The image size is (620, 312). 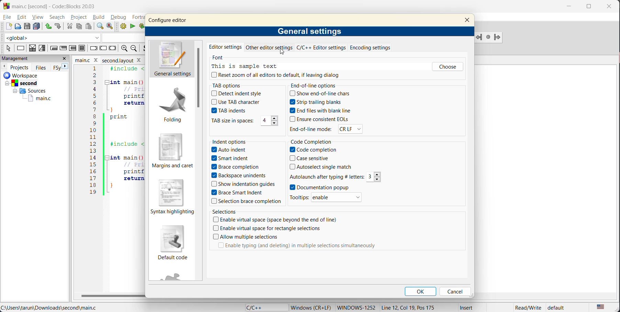 I want to click on general settings, so click(x=311, y=31).